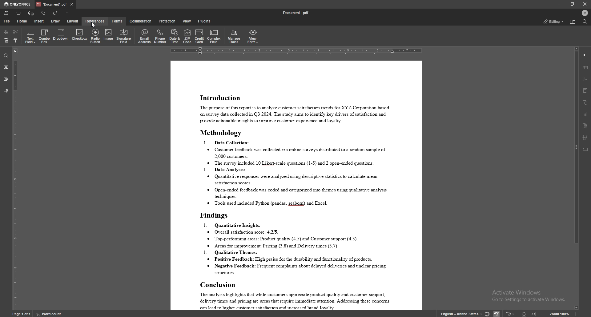 The image size is (591, 317). I want to click on tab, so click(51, 4).